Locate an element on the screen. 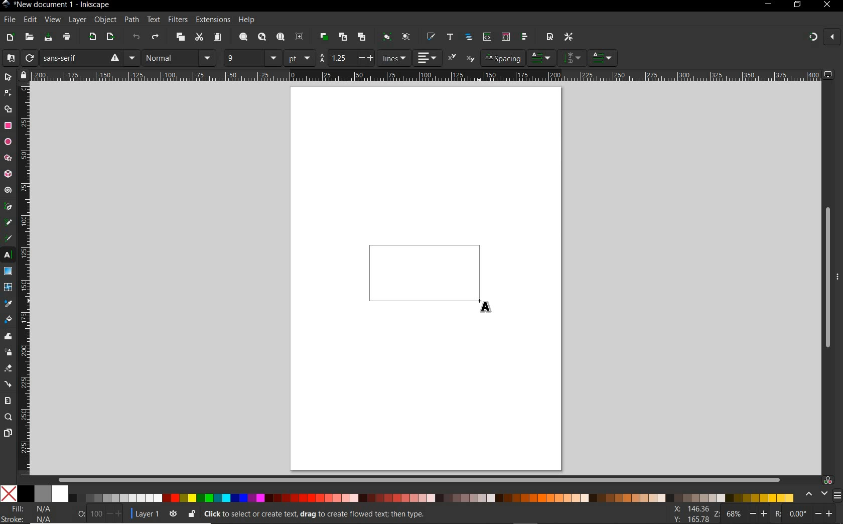 This screenshot has height=524, width=843. ruler is located at coordinates (426, 75).